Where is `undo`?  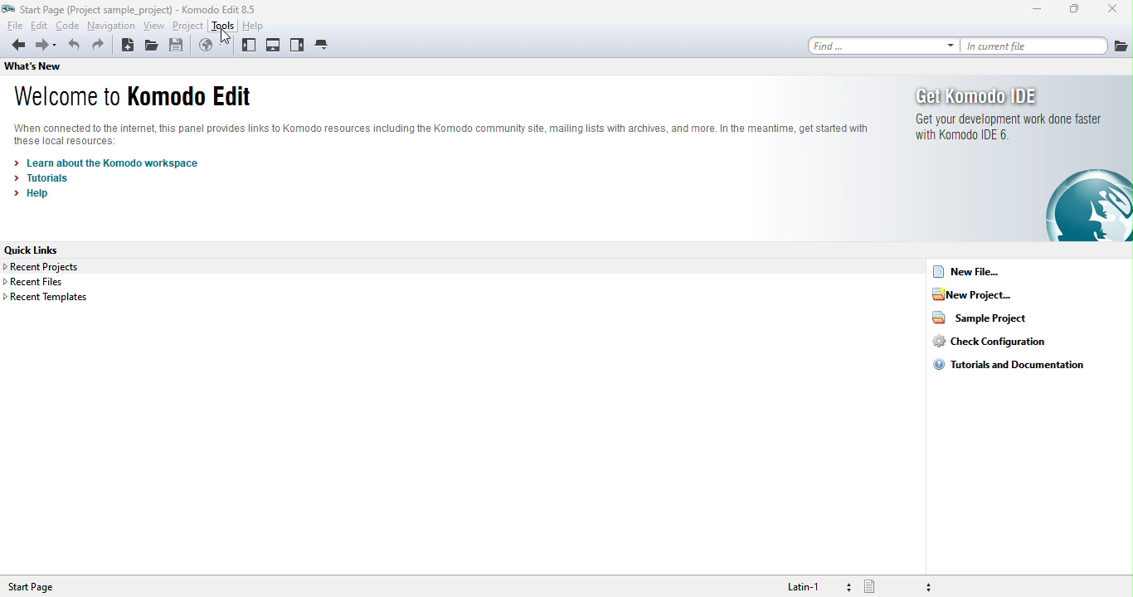 undo is located at coordinates (72, 47).